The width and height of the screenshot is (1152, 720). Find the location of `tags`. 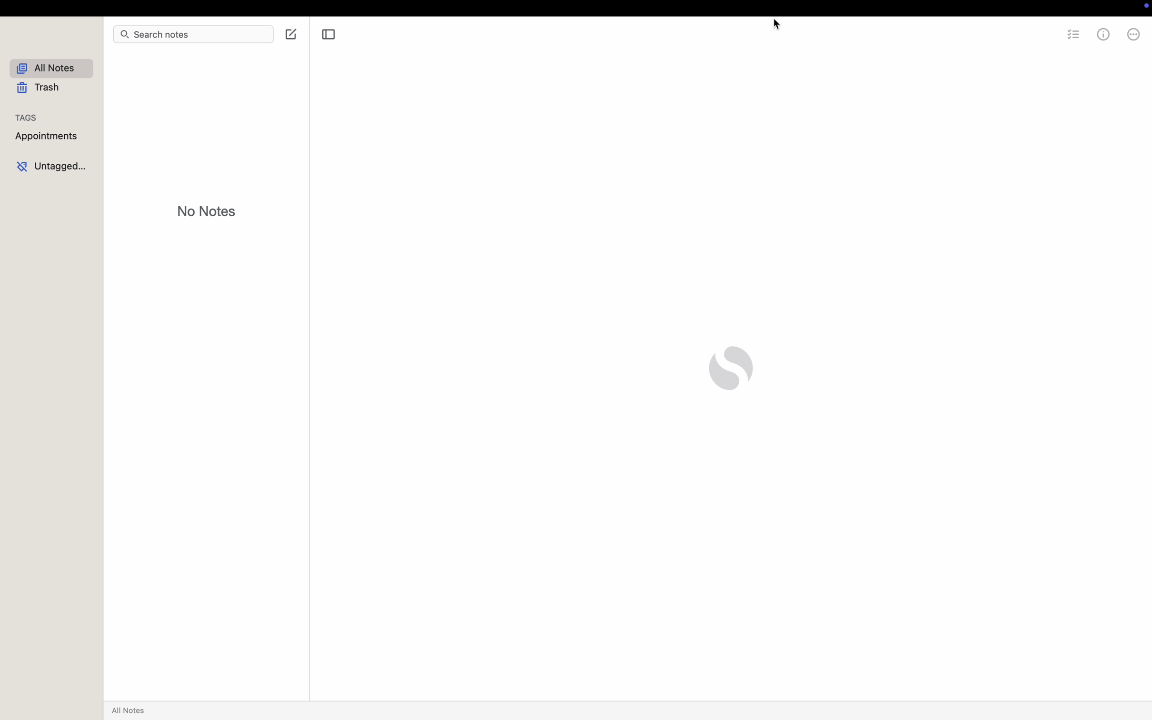

tags is located at coordinates (26, 118).